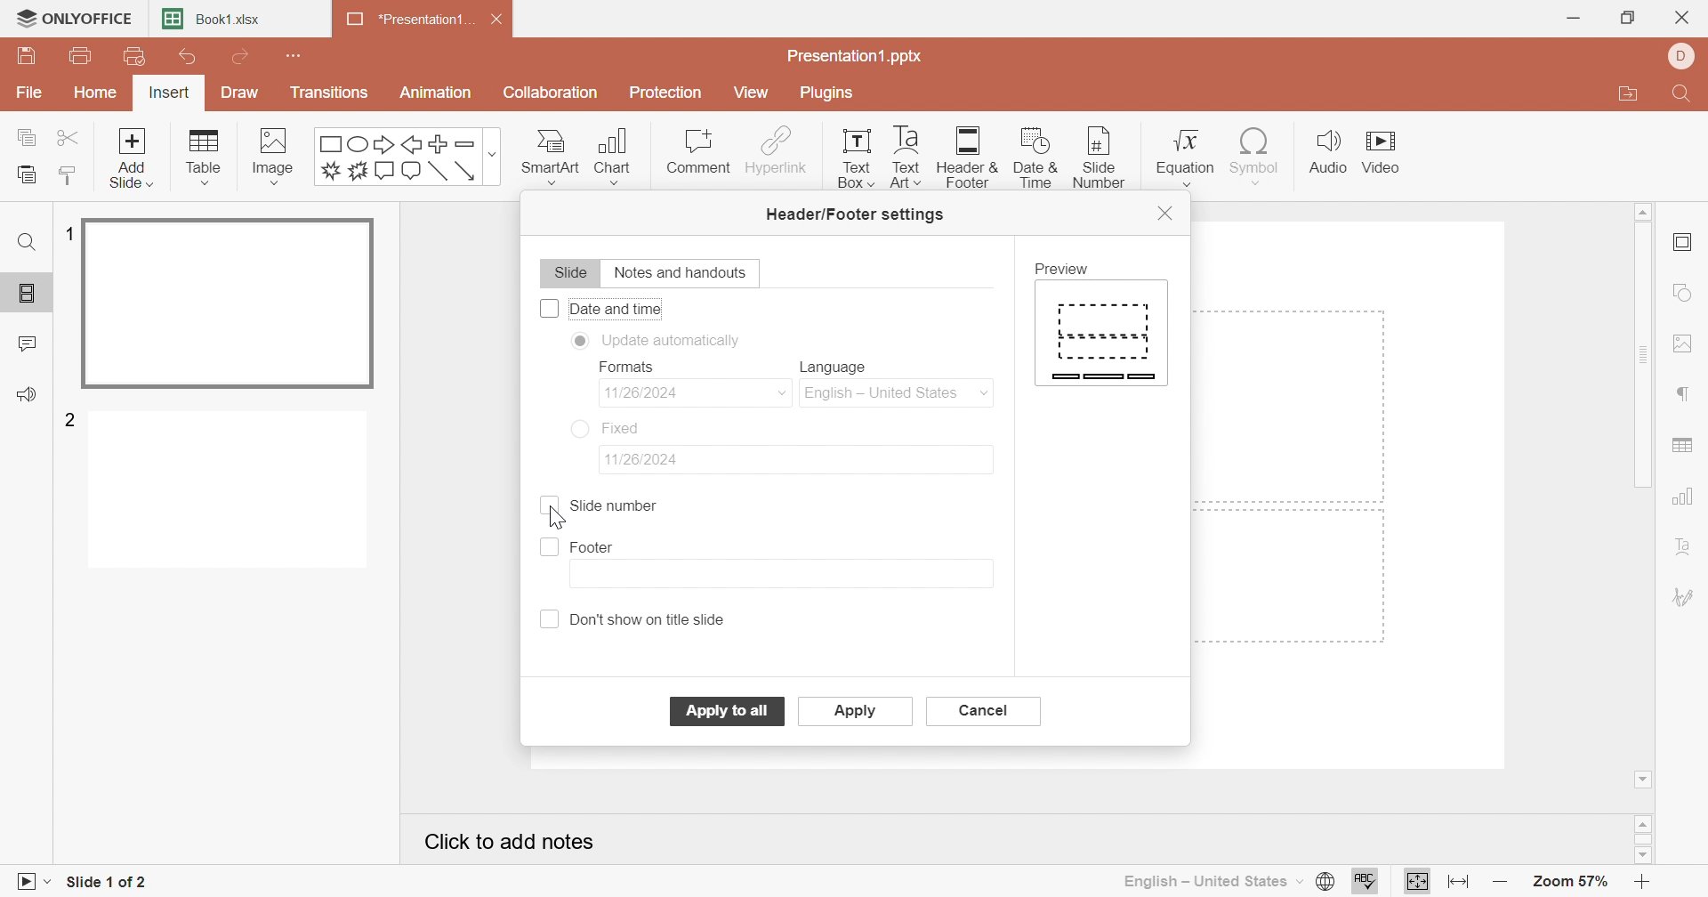 The width and height of the screenshot is (1708, 897). I want to click on Redo, so click(244, 59).